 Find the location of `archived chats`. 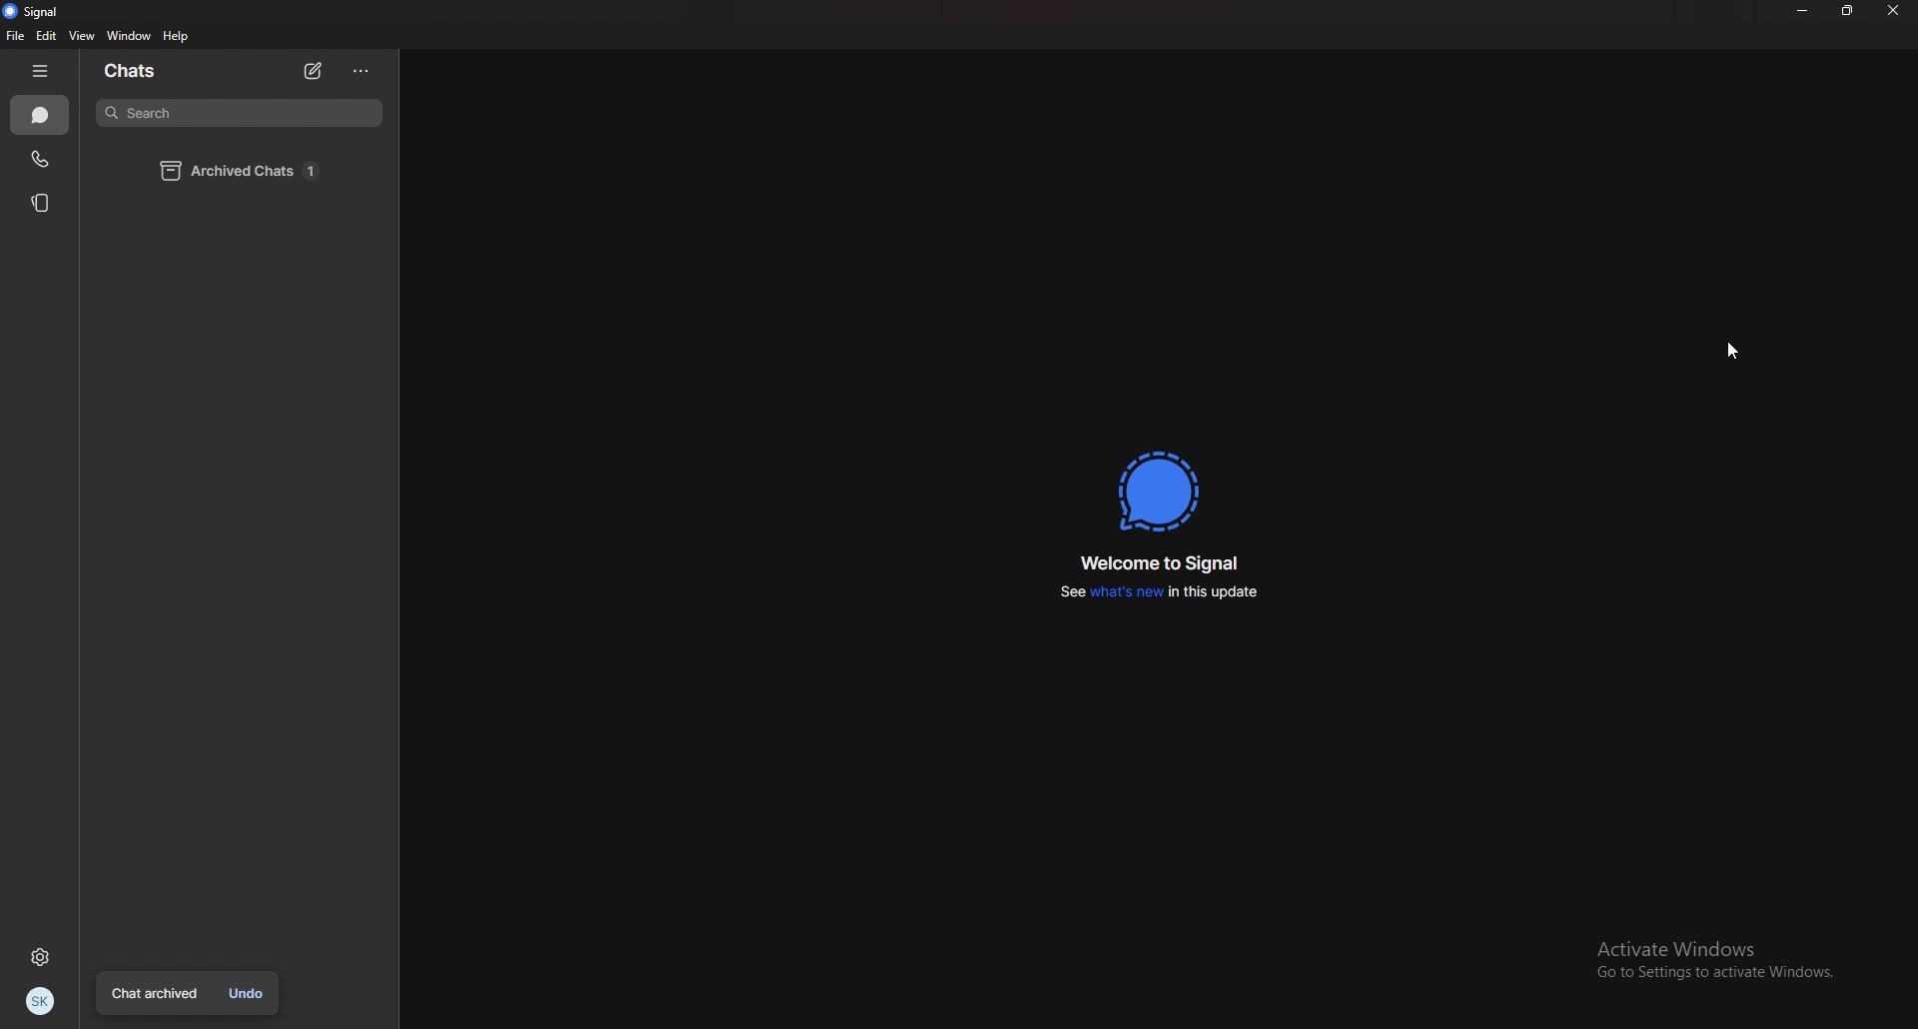

archived chats is located at coordinates (245, 171).